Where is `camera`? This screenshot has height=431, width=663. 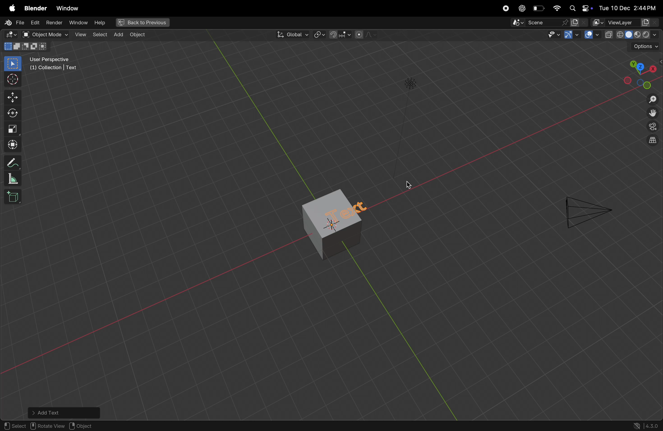
camera is located at coordinates (586, 210).